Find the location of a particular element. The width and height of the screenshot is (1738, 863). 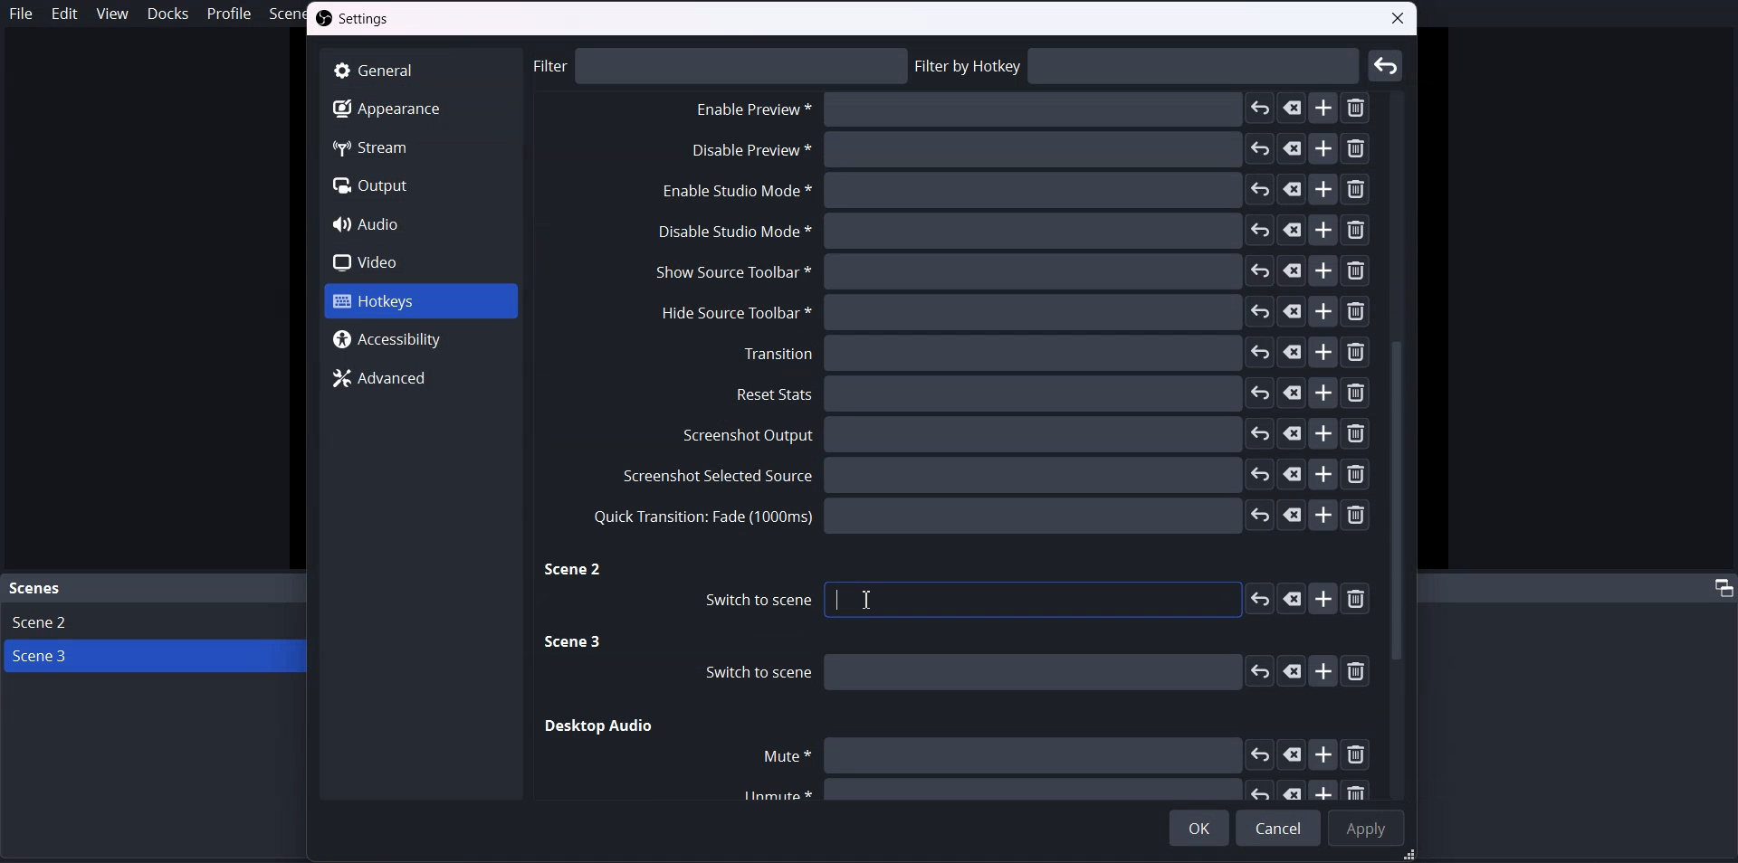

Desktop audio is located at coordinates (600, 726).